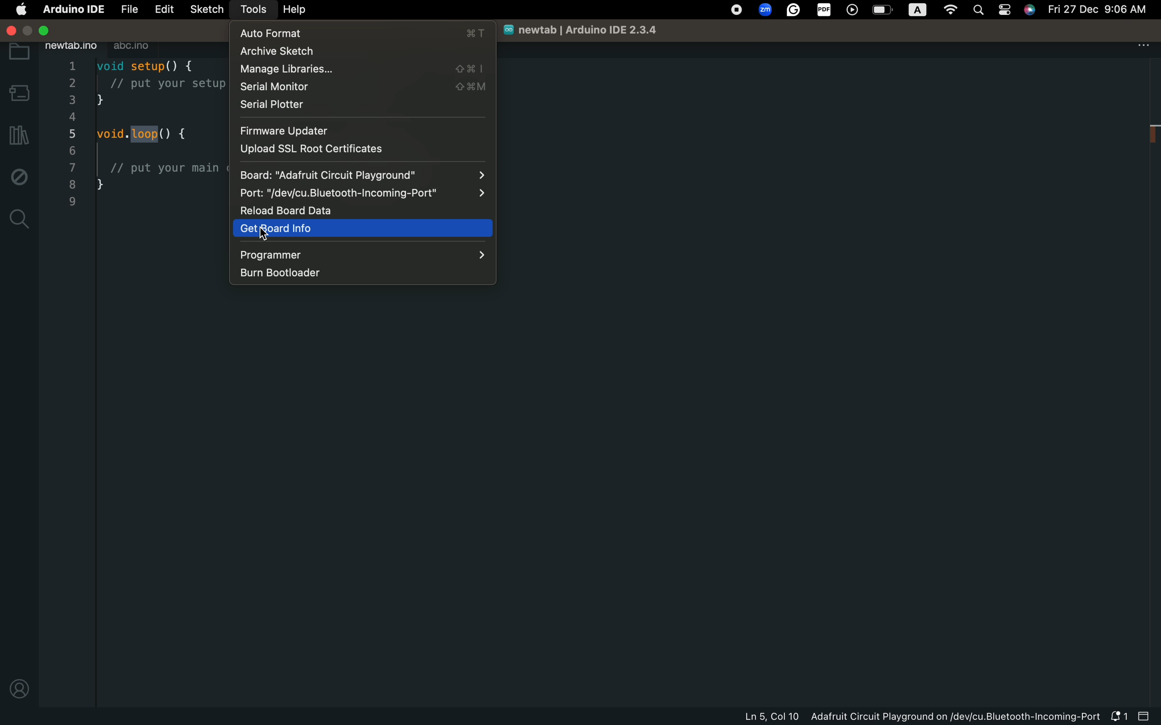 The image size is (1161, 725). Describe the element at coordinates (364, 33) in the screenshot. I see `auto format` at that location.